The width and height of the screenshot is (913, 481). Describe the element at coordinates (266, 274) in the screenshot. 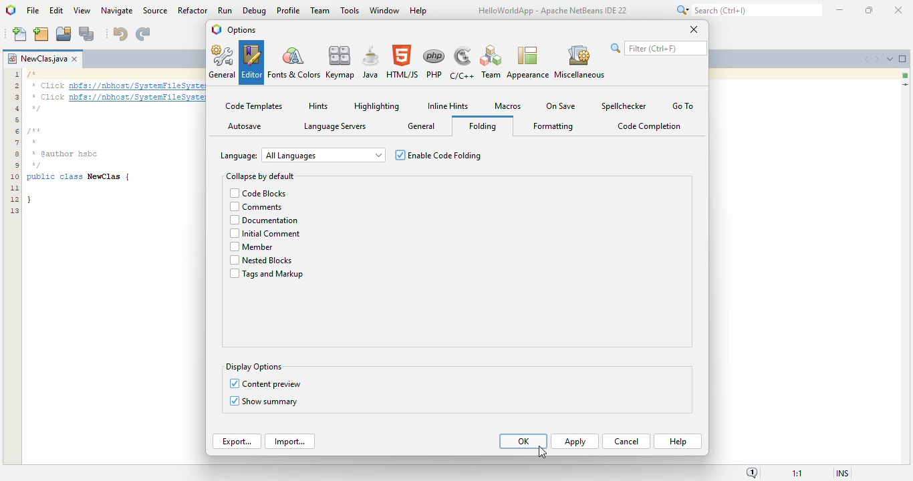

I see `tags and markup` at that location.